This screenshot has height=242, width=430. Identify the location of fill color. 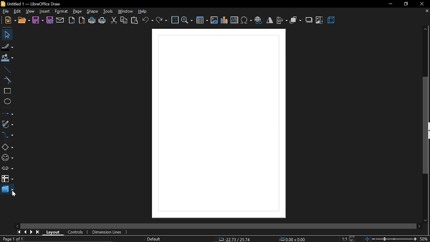
(7, 58).